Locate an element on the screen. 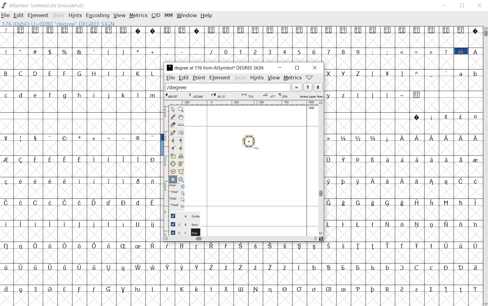 The width and height of the screenshot is (488, 306). edit is located at coordinates (184, 78).